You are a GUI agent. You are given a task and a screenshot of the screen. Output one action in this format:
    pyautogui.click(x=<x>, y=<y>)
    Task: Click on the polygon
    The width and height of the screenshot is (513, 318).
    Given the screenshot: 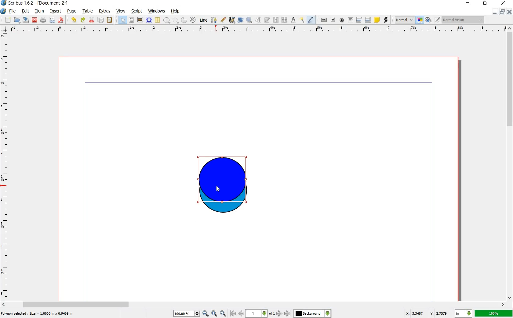 What is the action you would take?
    pyautogui.click(x=175, y=20)
    